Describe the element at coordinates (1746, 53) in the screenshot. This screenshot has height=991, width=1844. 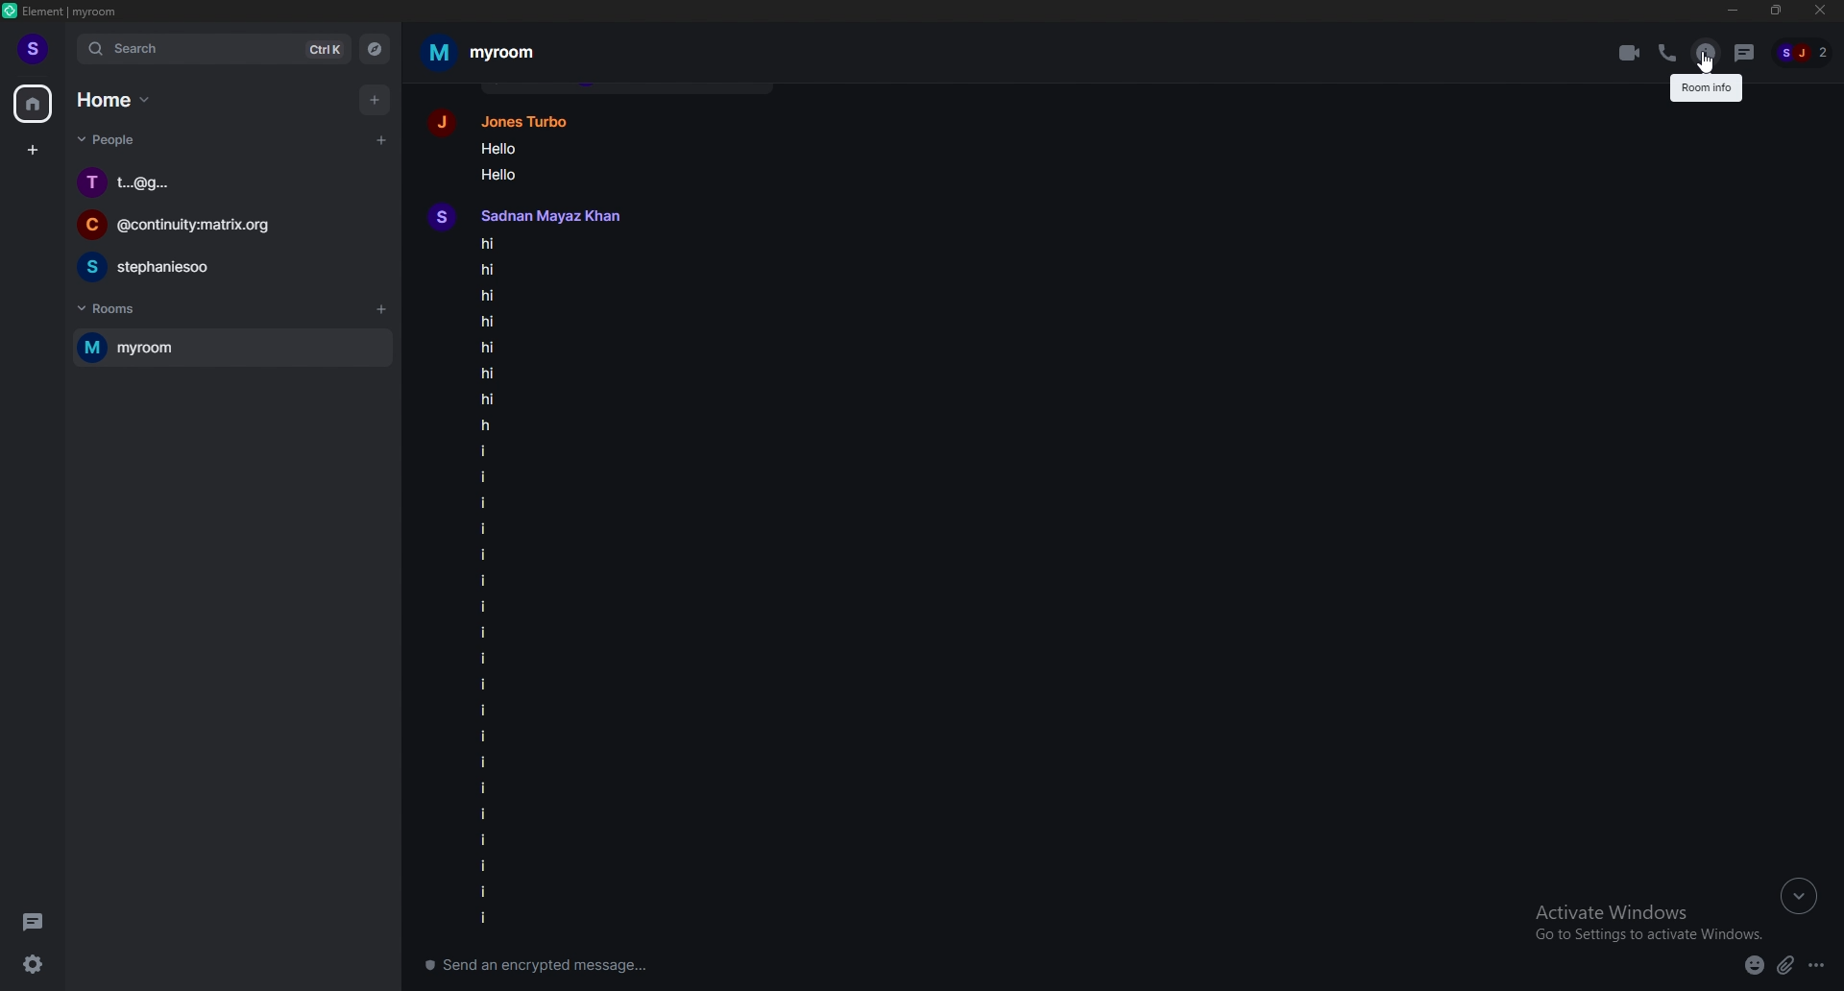
I see `threads` at that location.